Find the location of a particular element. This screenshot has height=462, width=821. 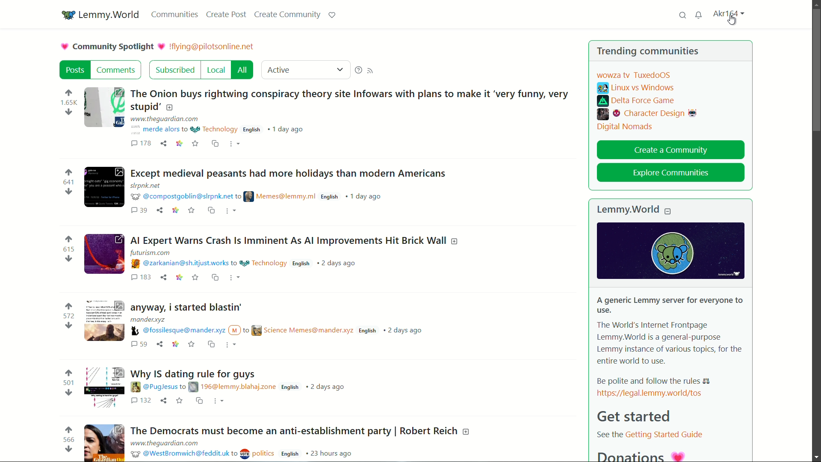

post is located at coordinates (75, 70).